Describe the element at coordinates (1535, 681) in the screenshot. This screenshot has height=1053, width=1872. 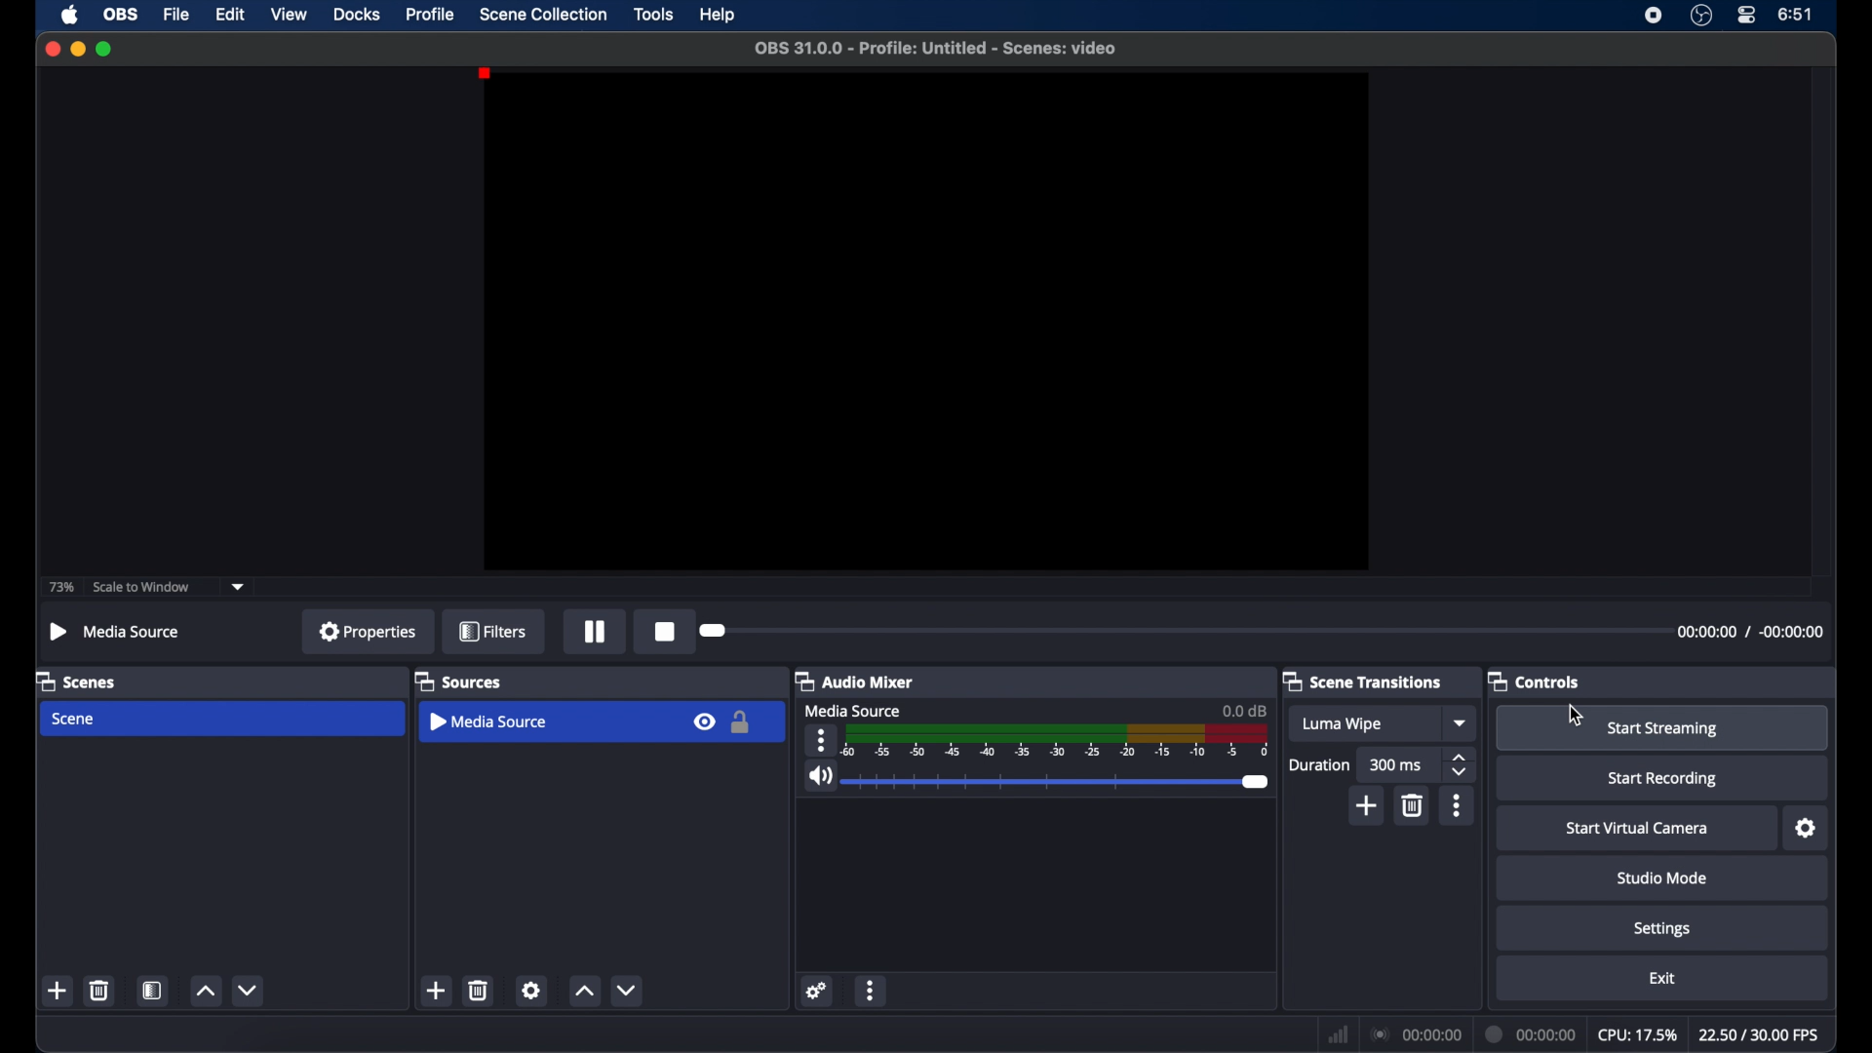
I see `controls` at that location.